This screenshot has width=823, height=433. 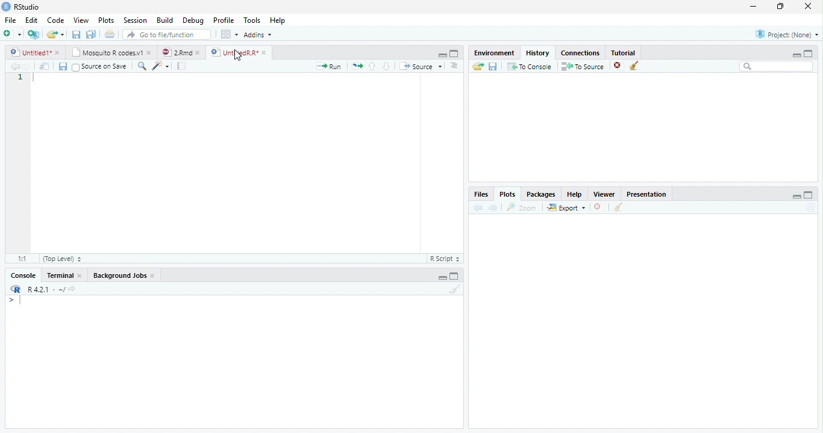 I want to click on Environment, so click(x=494, y=53).